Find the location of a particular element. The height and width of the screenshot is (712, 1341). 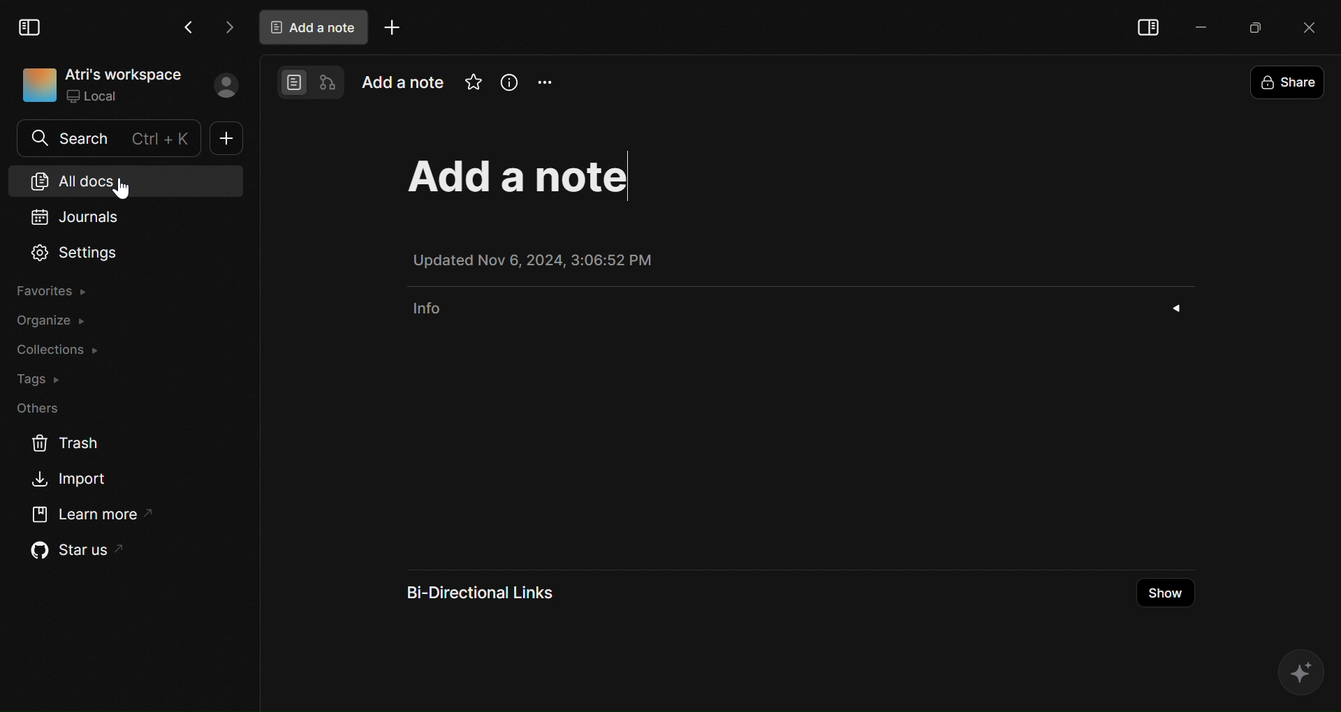

Search  is located at coordinates (109, 138).